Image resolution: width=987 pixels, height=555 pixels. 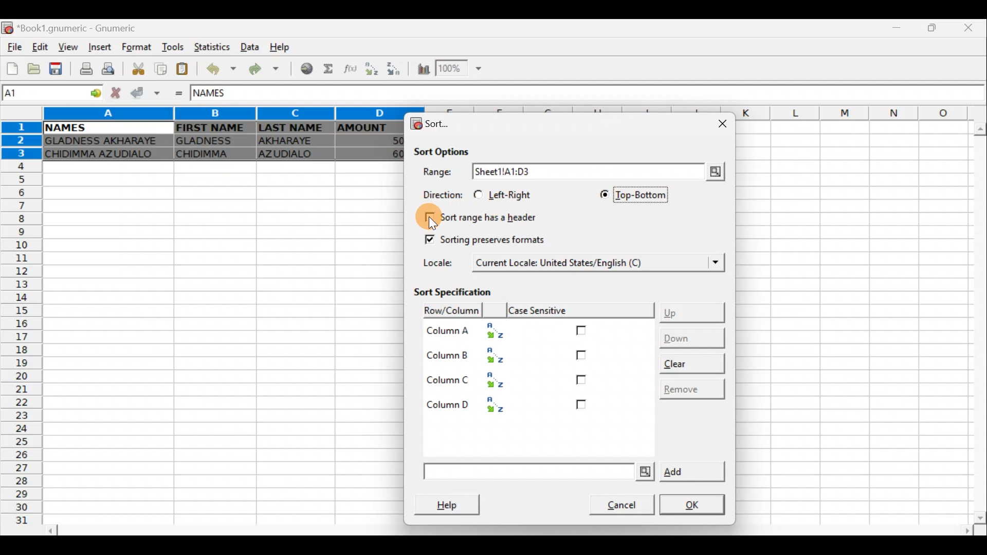 What do you see at coordinates (87, 67) in the screenshot?
I see `Print current file` at bounding box center [87, 67].